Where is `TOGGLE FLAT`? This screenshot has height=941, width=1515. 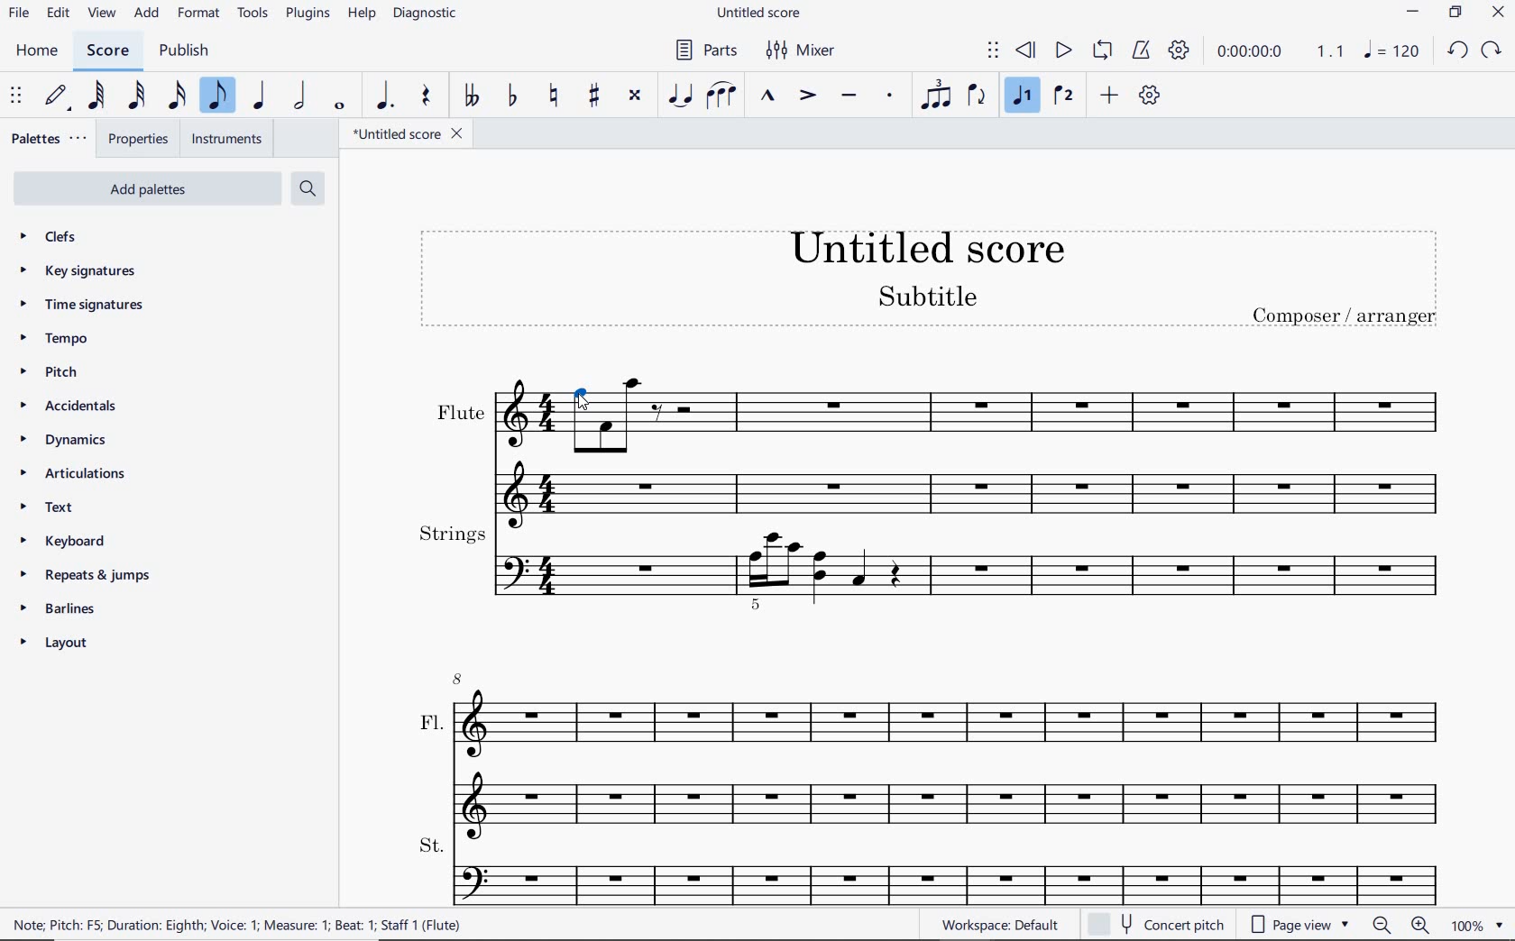
TOGGLE FLAT is located at coordinates (514, 94).